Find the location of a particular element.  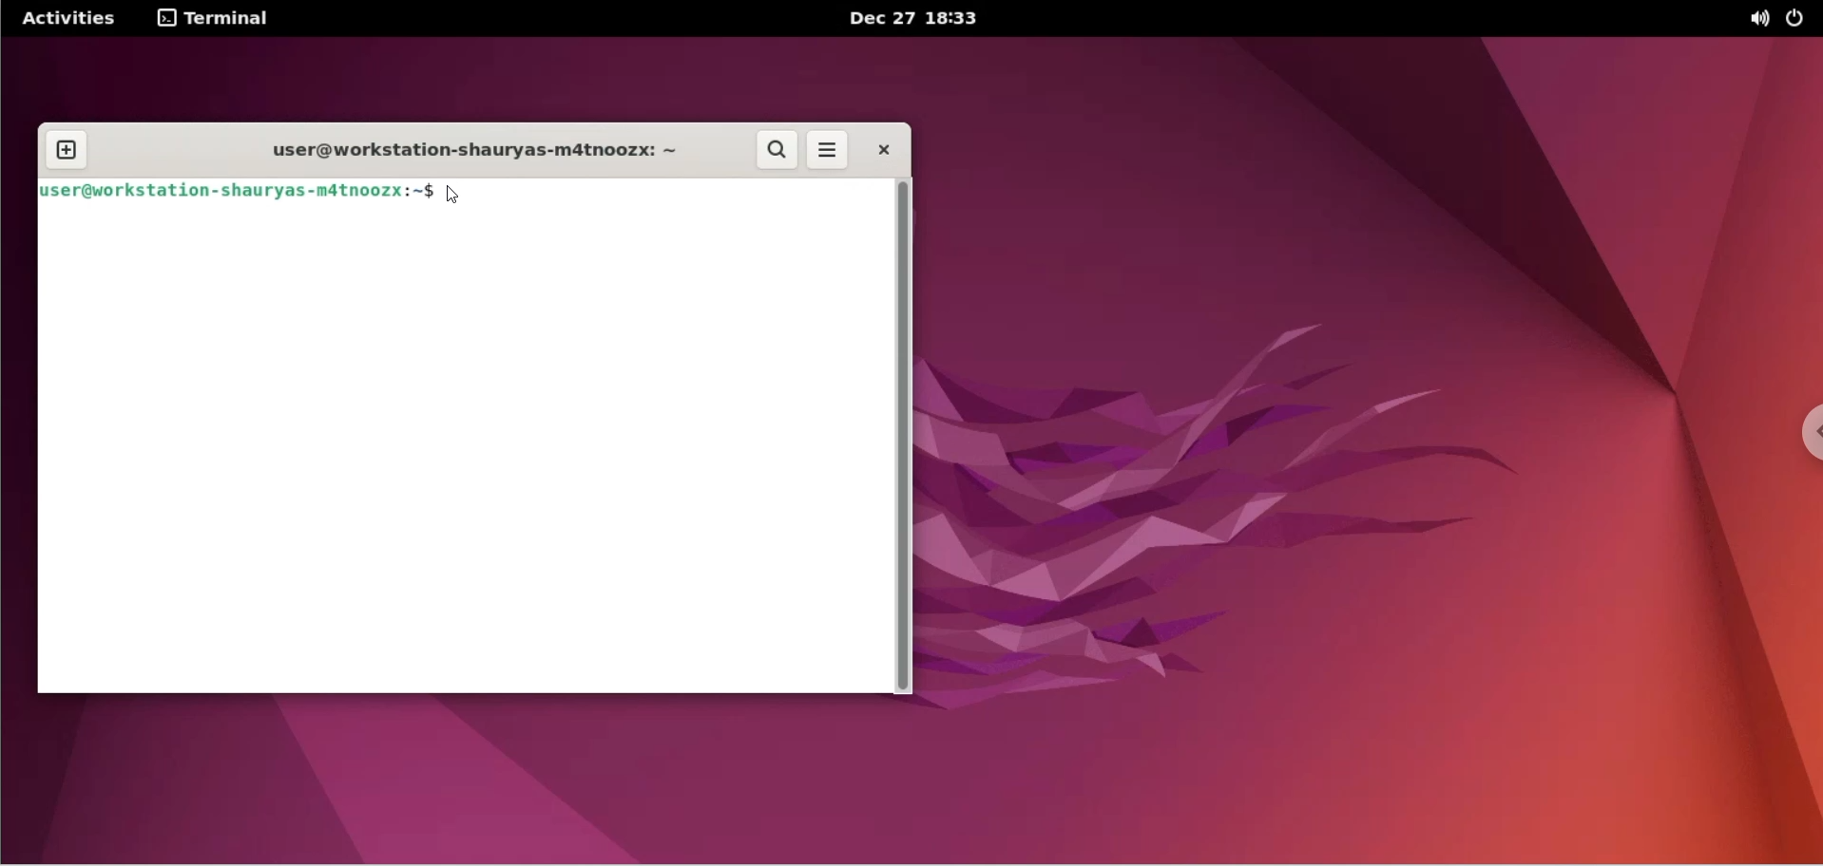

cursor  is located at coordinates (457, 197).